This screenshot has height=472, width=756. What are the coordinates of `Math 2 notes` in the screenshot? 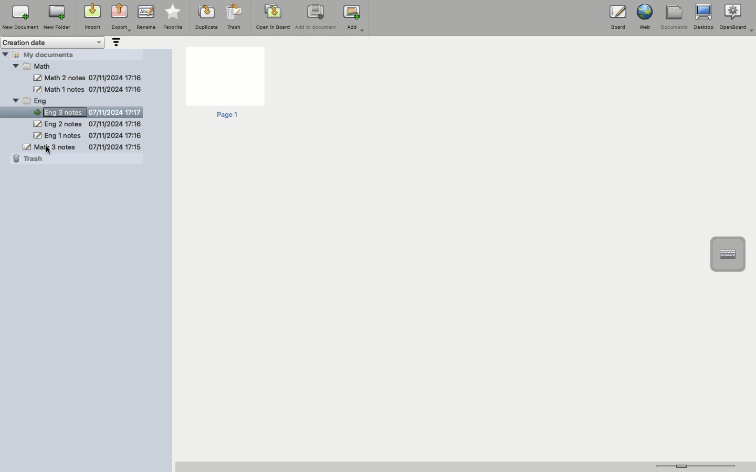 It's located at (88, 89).